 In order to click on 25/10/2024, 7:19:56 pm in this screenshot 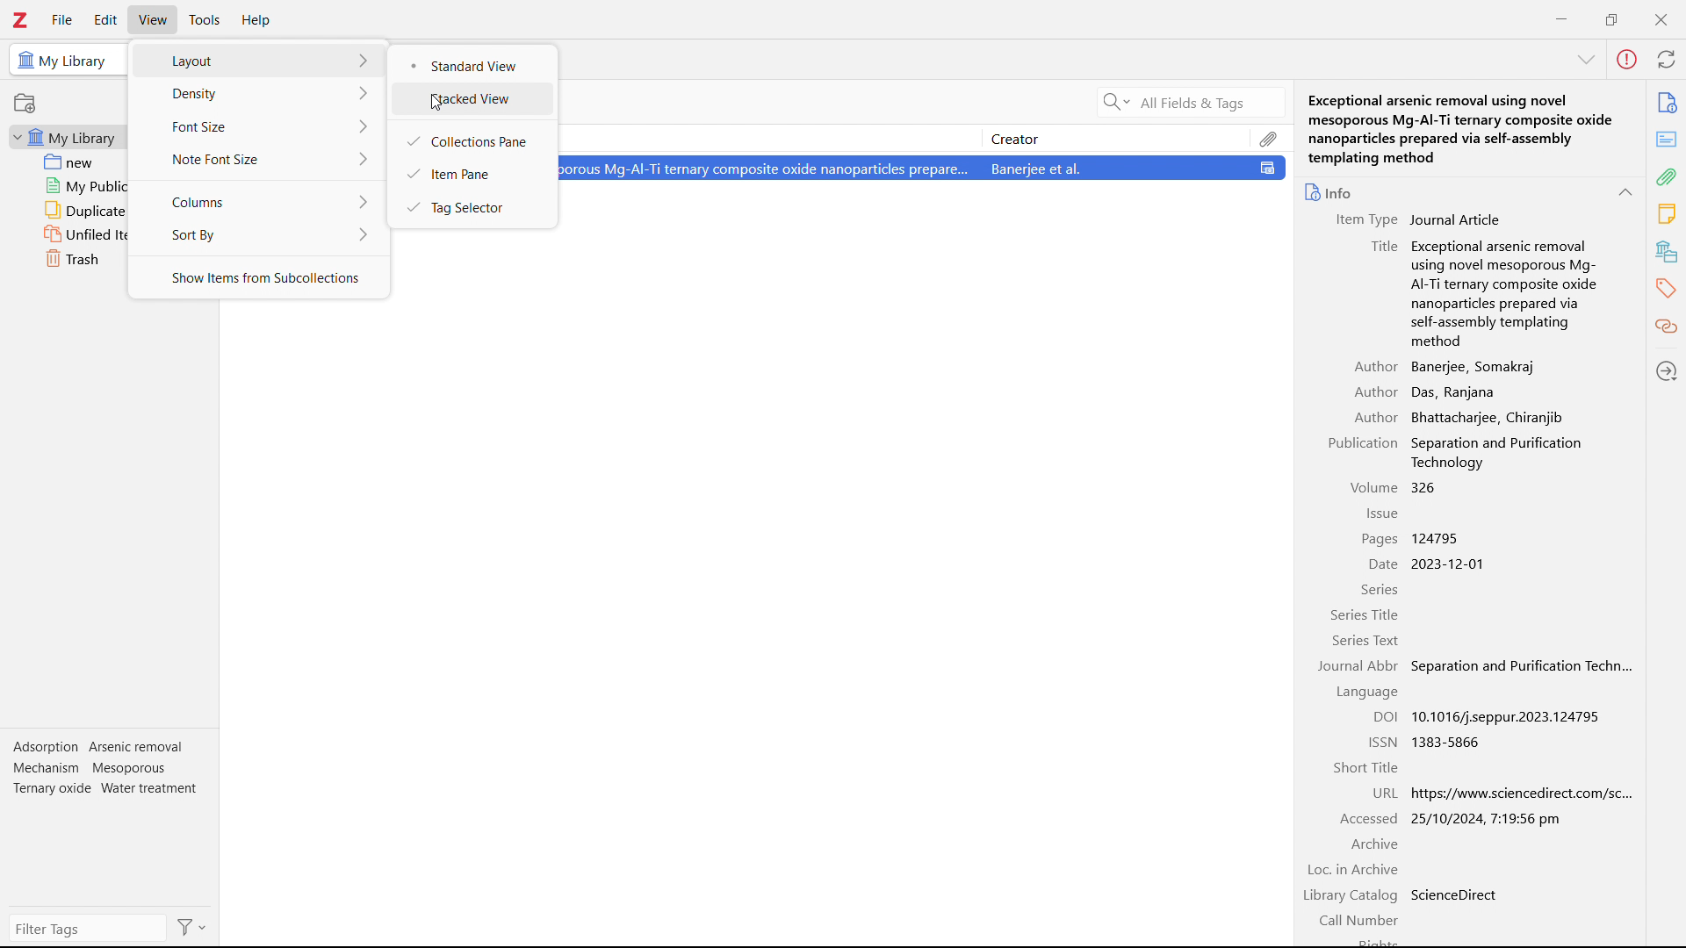, I will do `click(1489, 818)`.